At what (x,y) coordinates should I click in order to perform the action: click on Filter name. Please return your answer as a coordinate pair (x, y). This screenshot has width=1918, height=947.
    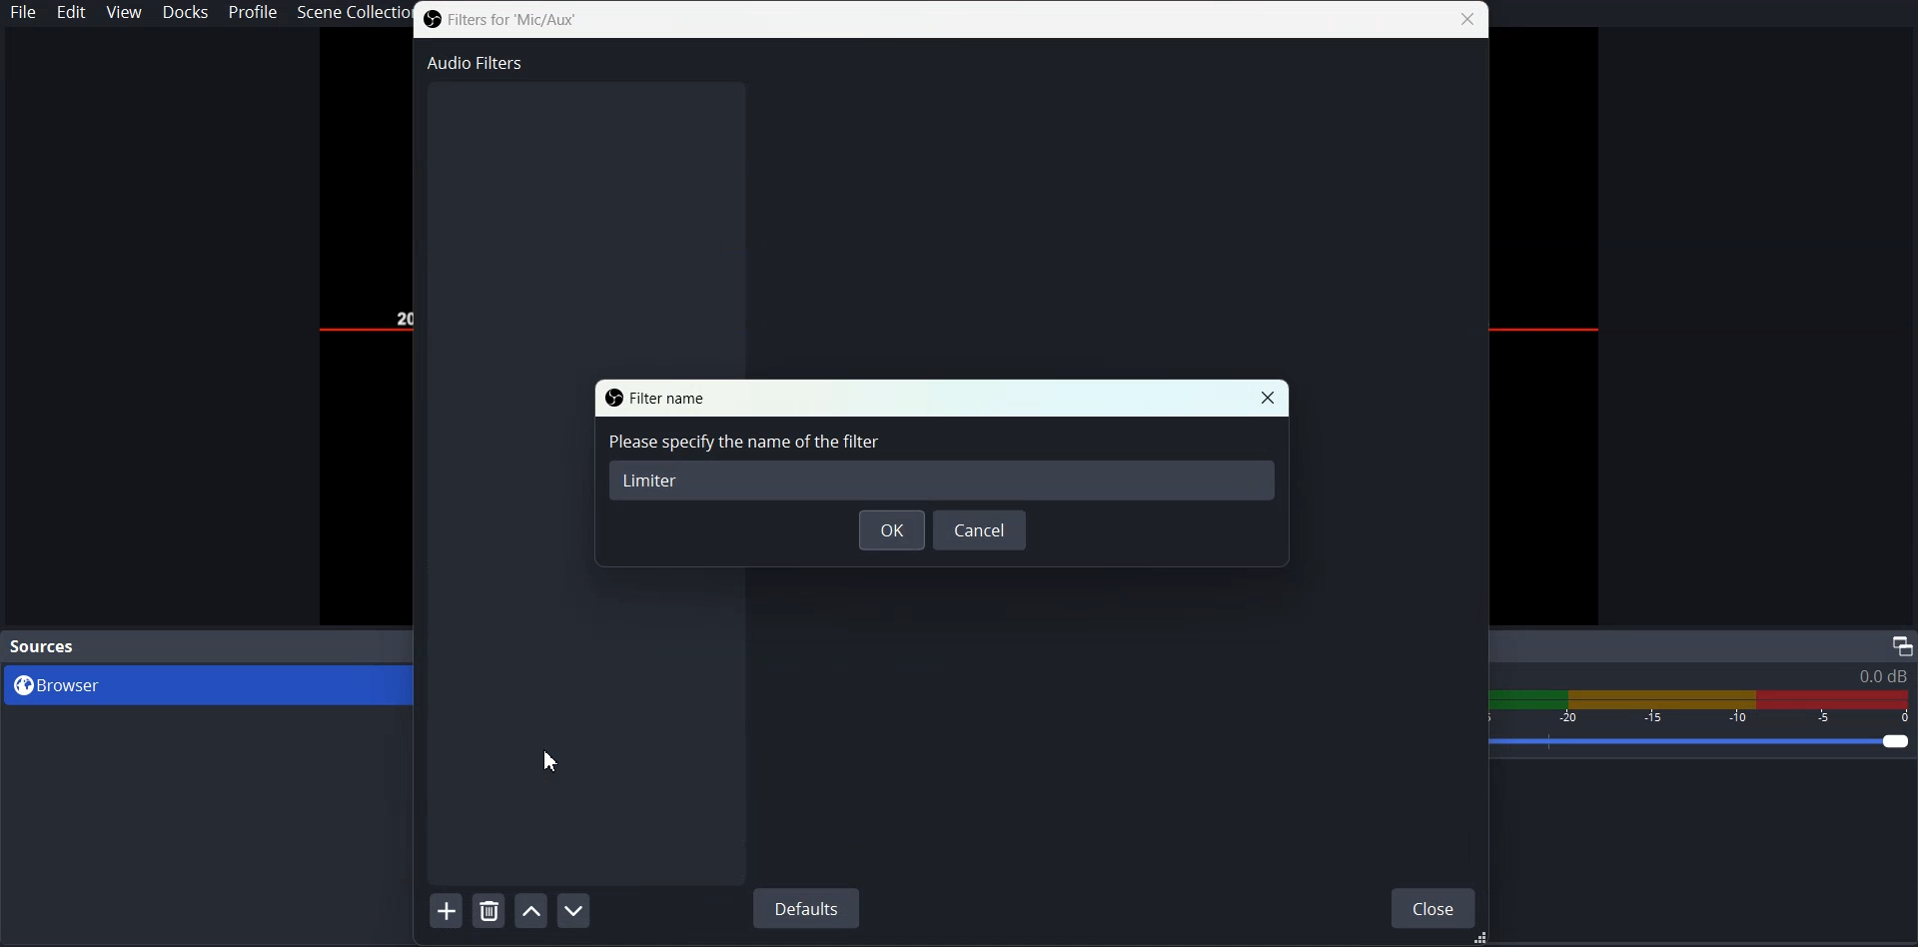
    Looking at the image, I should click on (657, 397).